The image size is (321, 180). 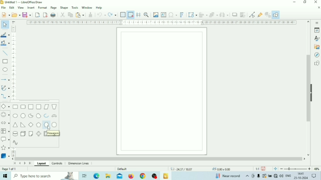 I want to click on Hexagon, so click(x=53, y=133).